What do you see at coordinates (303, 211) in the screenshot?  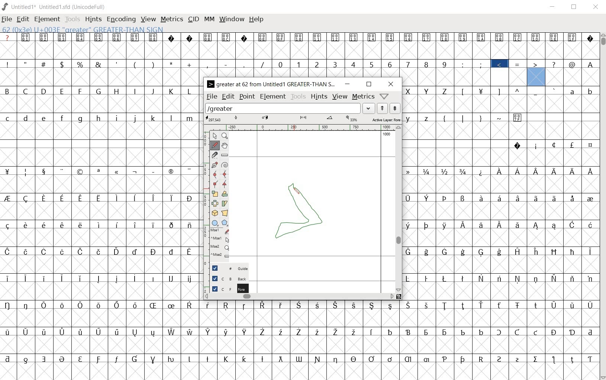 I see `glyph for a closed angle bracket creation` at bounding box center [303, 211].